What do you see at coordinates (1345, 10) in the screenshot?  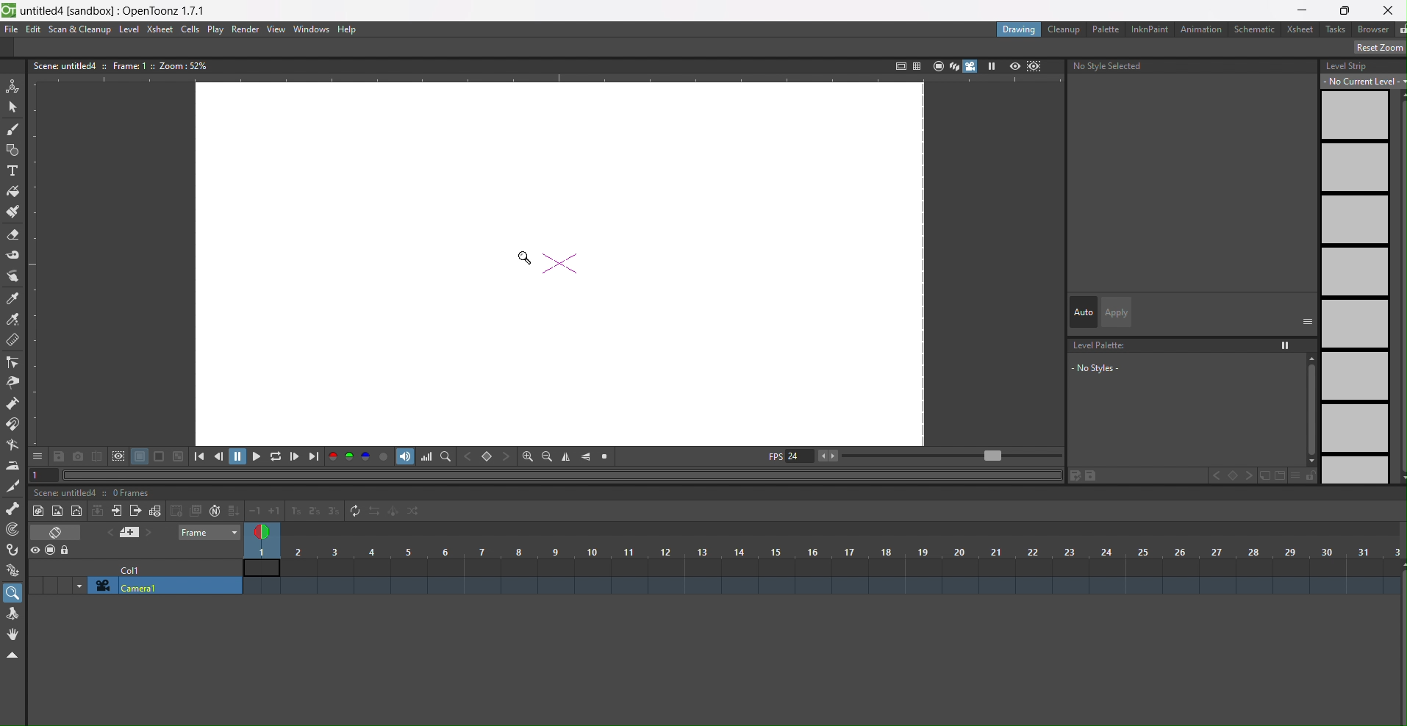 I see `restore window` at bounding box center [1345, 10].